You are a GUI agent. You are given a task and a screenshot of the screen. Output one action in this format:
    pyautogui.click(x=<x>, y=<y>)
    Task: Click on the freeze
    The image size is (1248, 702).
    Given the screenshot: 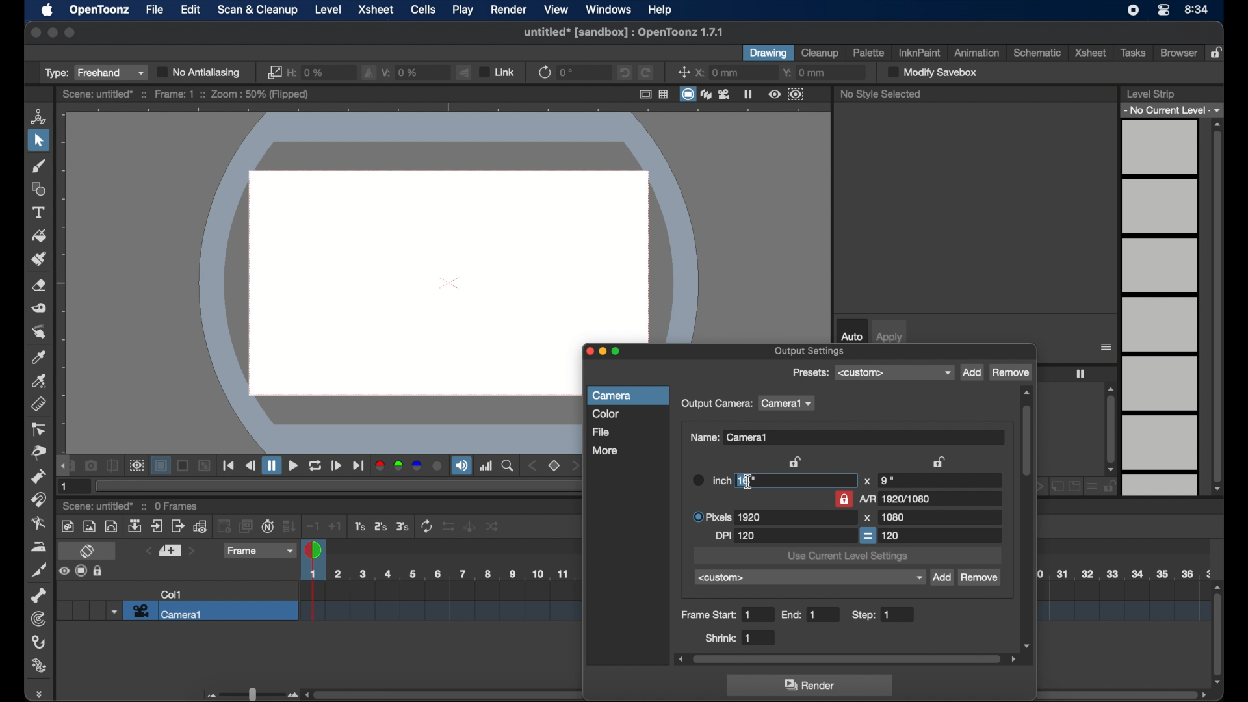 What is the action you would take?
    pyautogui.click(x=1080, y=374)
    